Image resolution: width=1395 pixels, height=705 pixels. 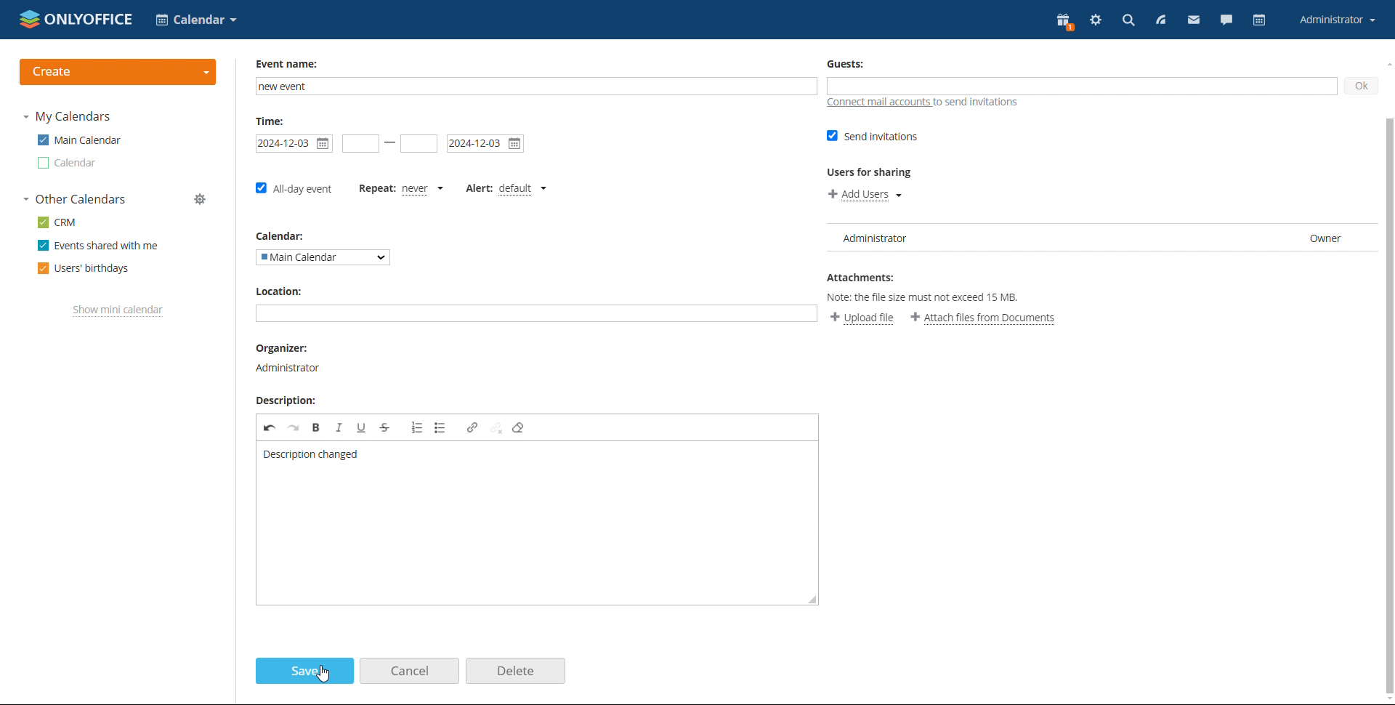 What do you see at coordinates (1394, 360) in the screenshot?
I see `scrollbar` at bounding box center [1394, 360].